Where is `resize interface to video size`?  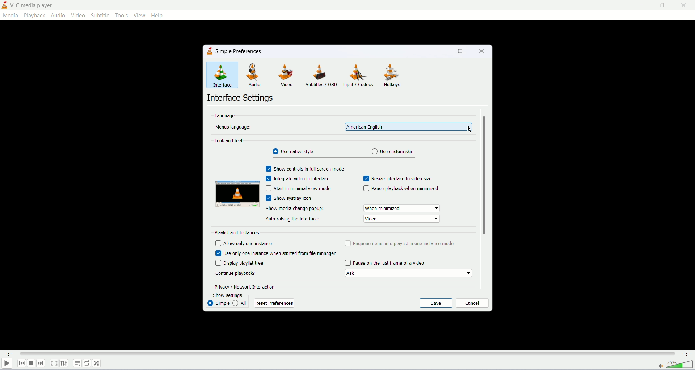 resize interface to video size is located at coordinates (398, 178).